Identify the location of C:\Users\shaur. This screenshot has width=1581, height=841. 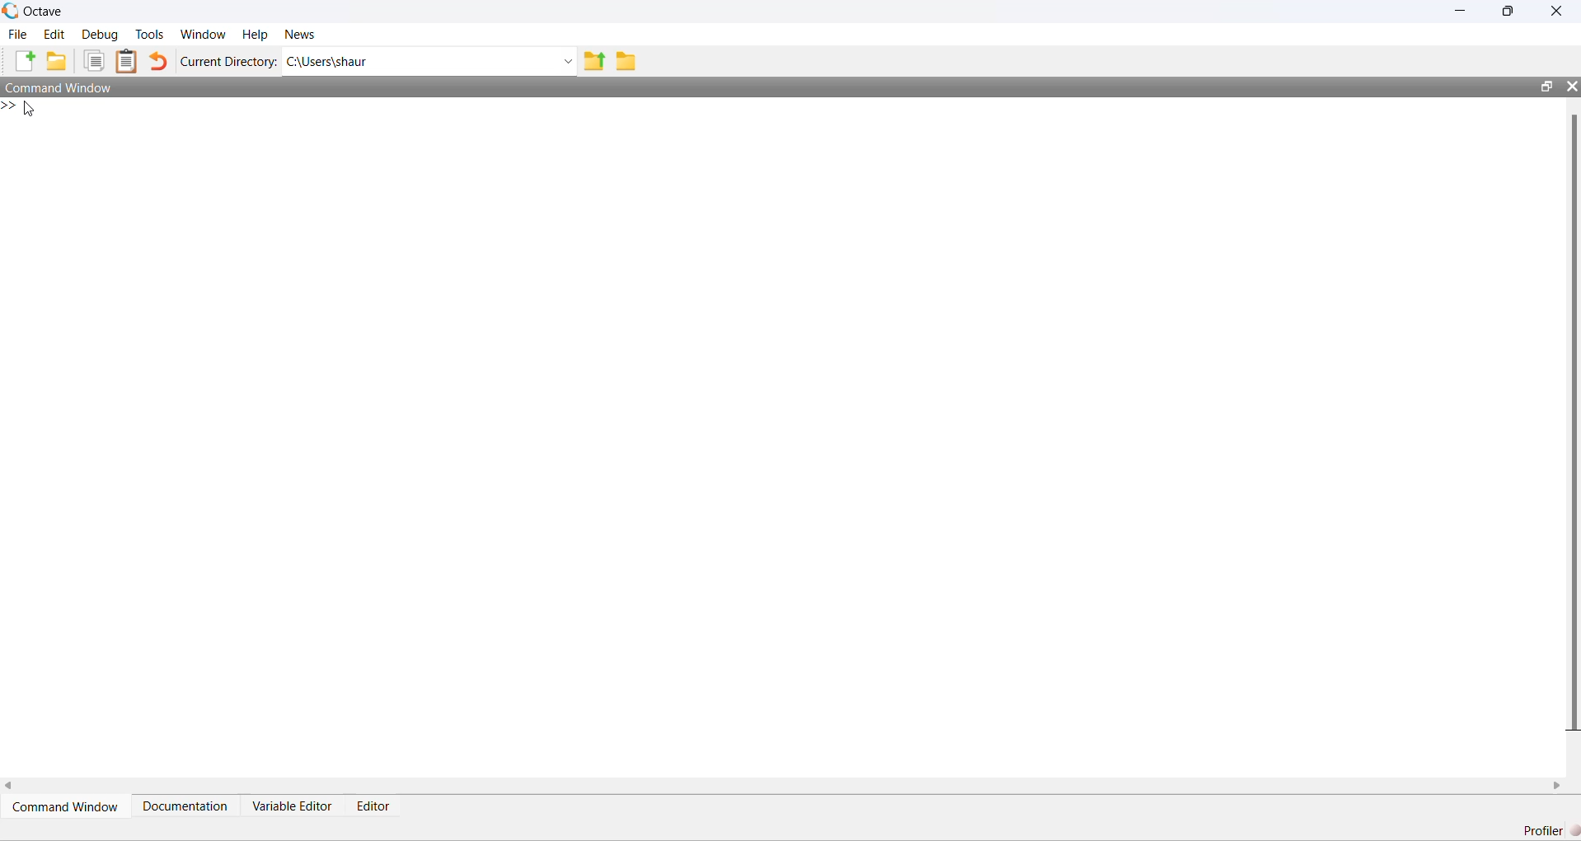
(328, 63).